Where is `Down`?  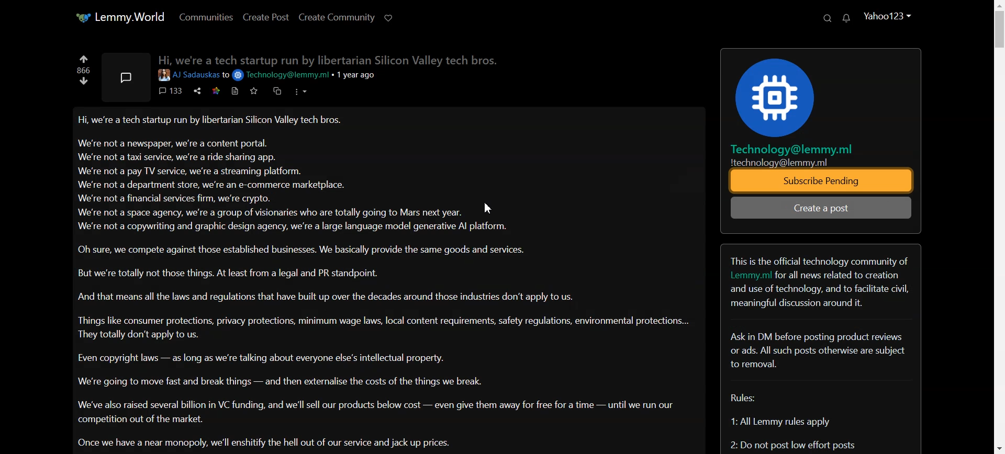 Down is located at coordinates (83, 81).